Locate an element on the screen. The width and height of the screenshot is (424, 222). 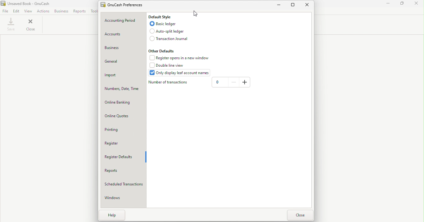
General is located at coordinates (124, 63).